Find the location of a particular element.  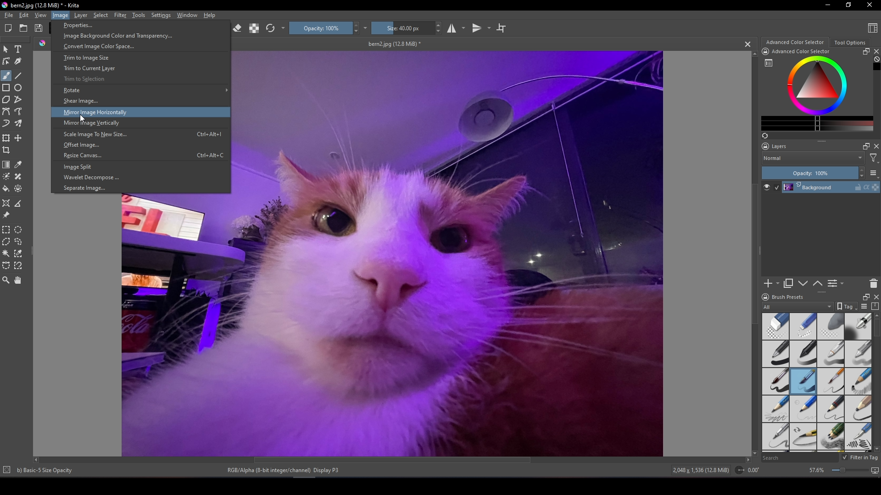

Create a list of colors from the image is located at coordinates (765, 135).